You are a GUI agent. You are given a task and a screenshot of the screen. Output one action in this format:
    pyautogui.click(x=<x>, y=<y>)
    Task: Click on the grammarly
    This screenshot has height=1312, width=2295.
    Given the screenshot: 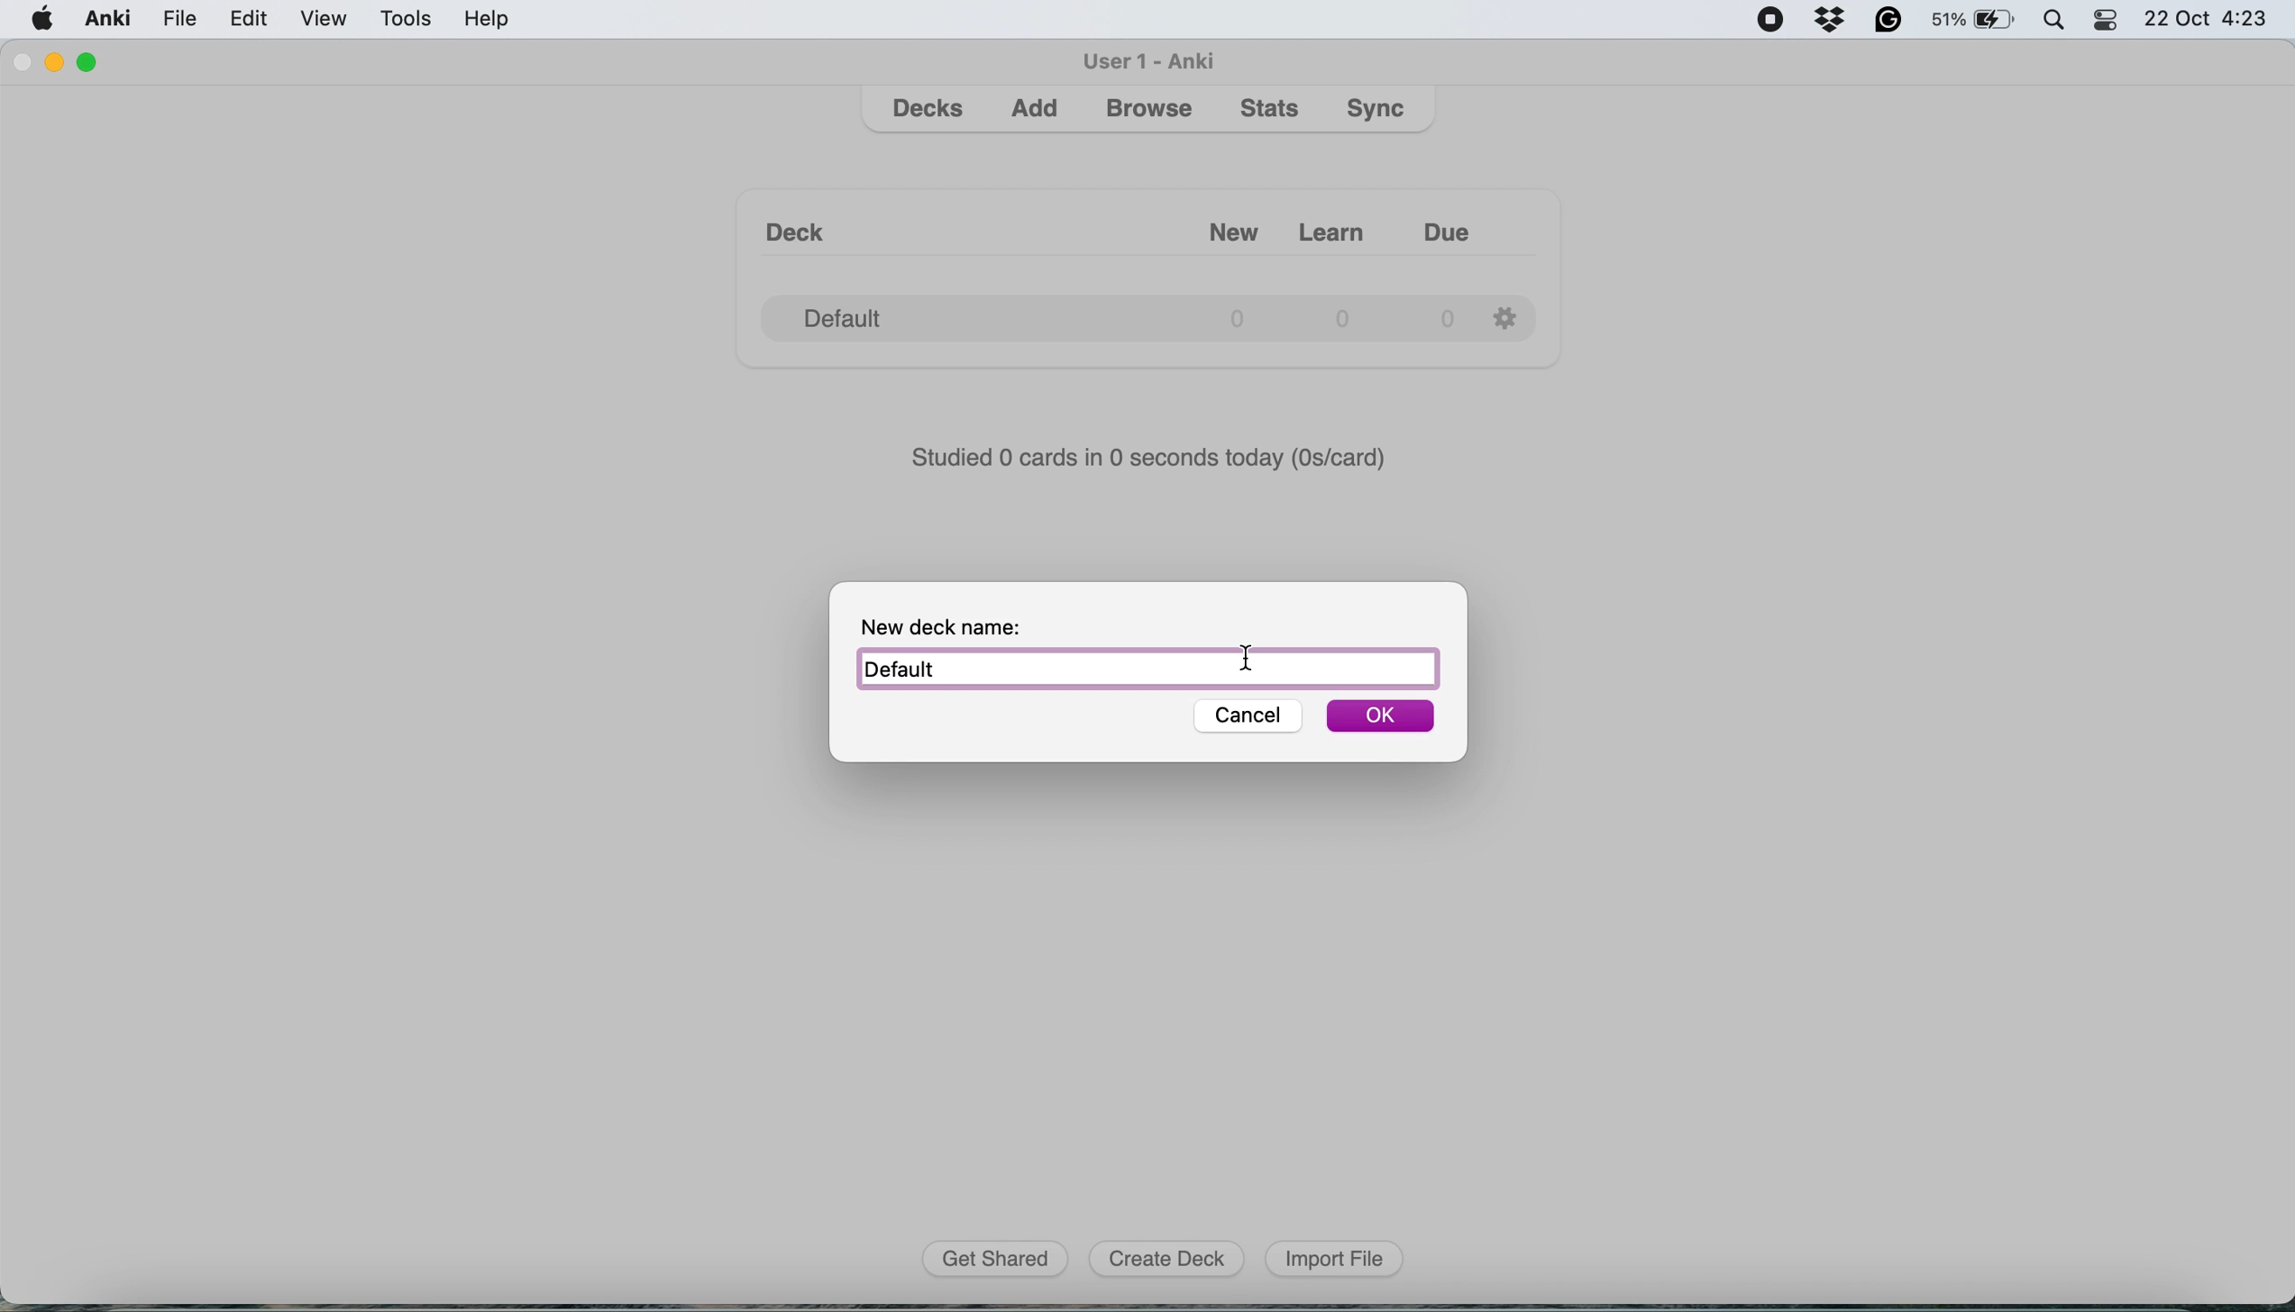 What is the action you would take?
    pyautogui.click(x=1888, y=22)
    